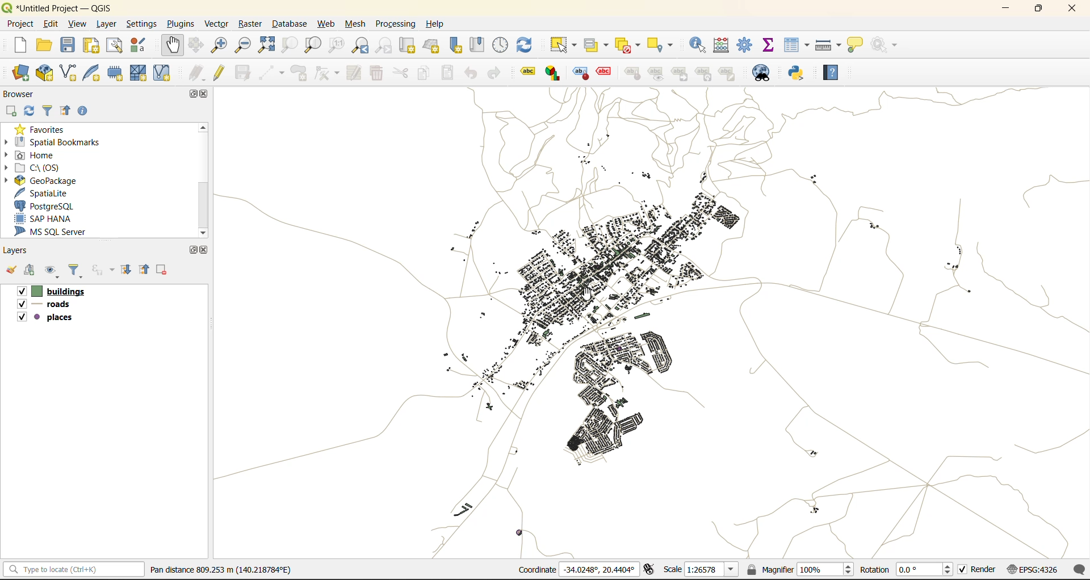  Describe the element at coordinates (116, 46) in the screenshot. I see `show layout` at that location.